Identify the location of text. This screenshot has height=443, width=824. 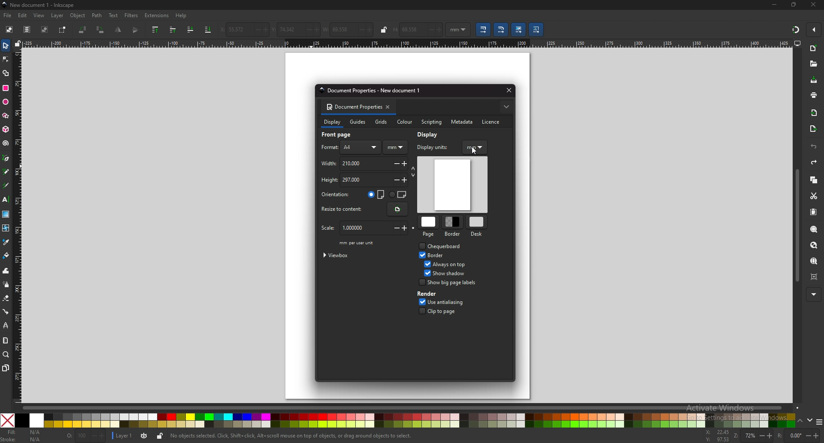
(114, 15).